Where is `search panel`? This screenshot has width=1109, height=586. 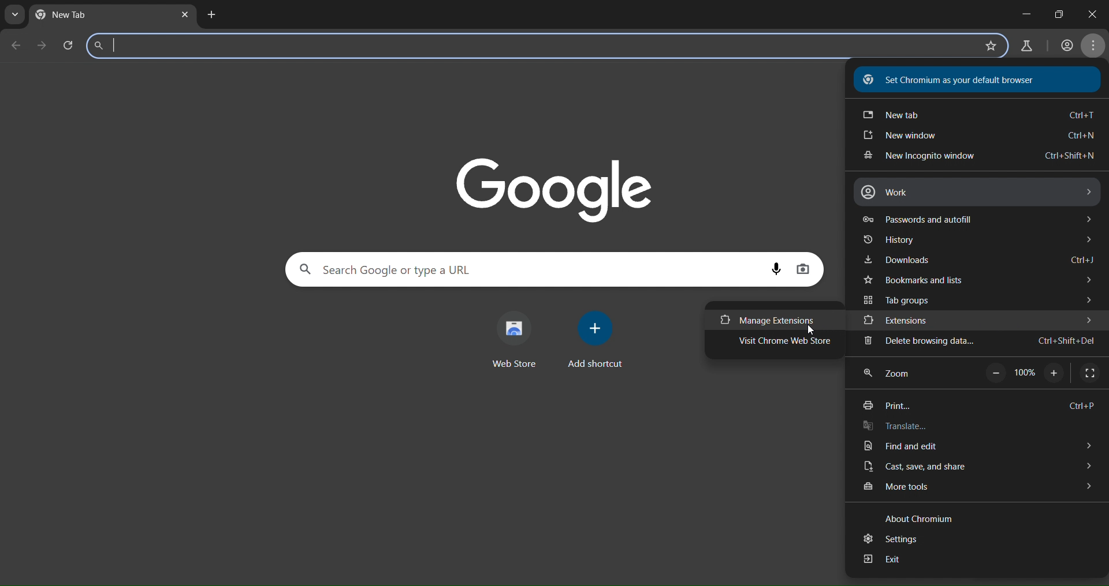 search panel is located at coordinates (524, 269).